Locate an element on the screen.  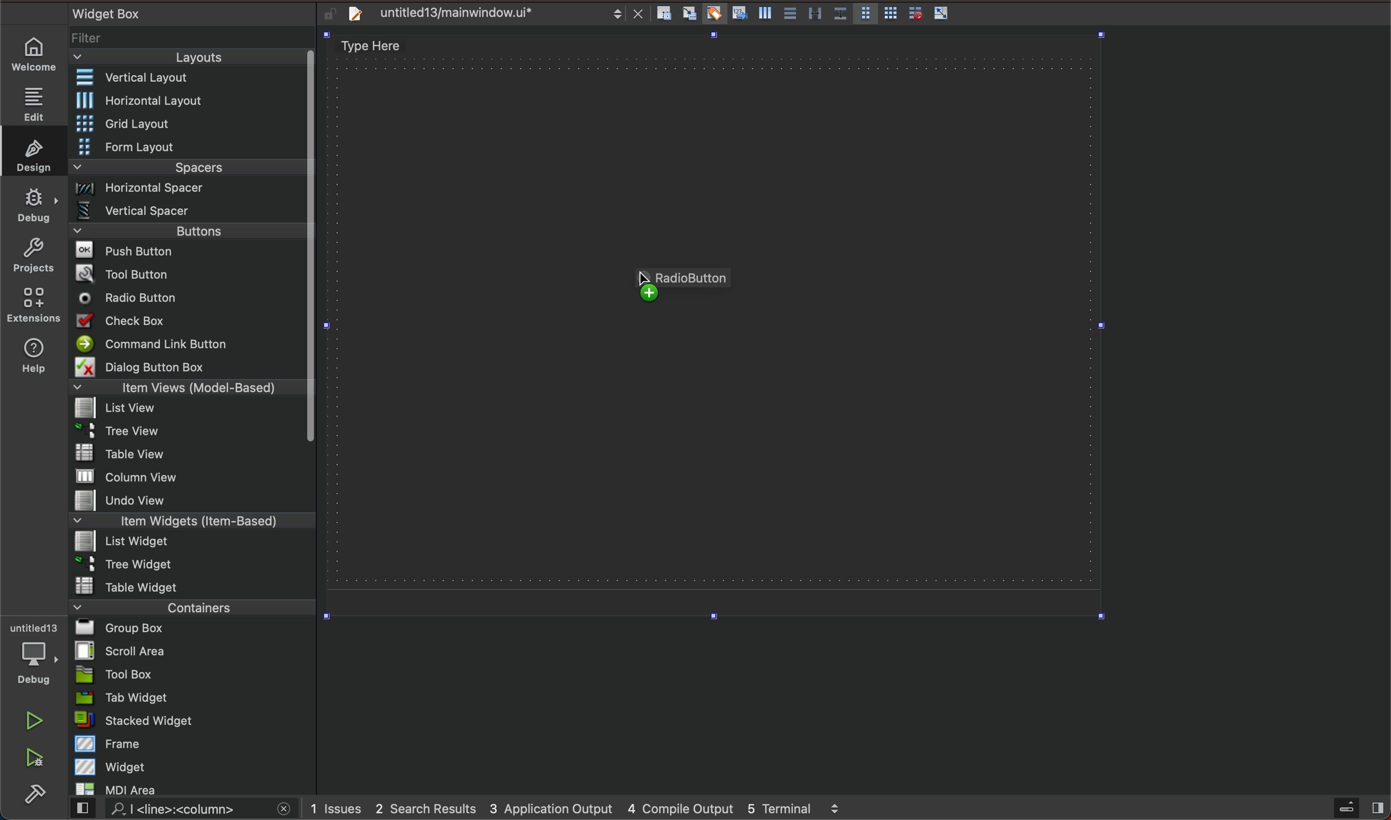
 is located at coordinates (738, 14).